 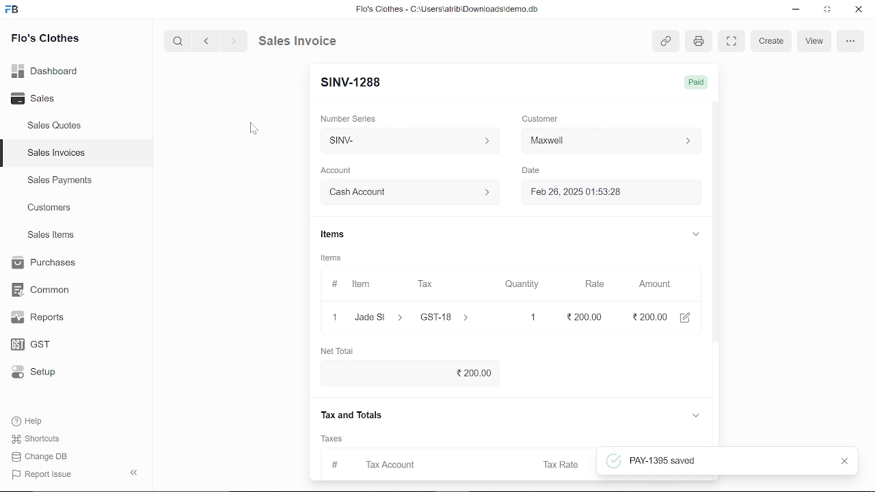 What do you see at coordinates (772, 42) in the screenshot?
I see `Create` at bounding box center [772, 42].